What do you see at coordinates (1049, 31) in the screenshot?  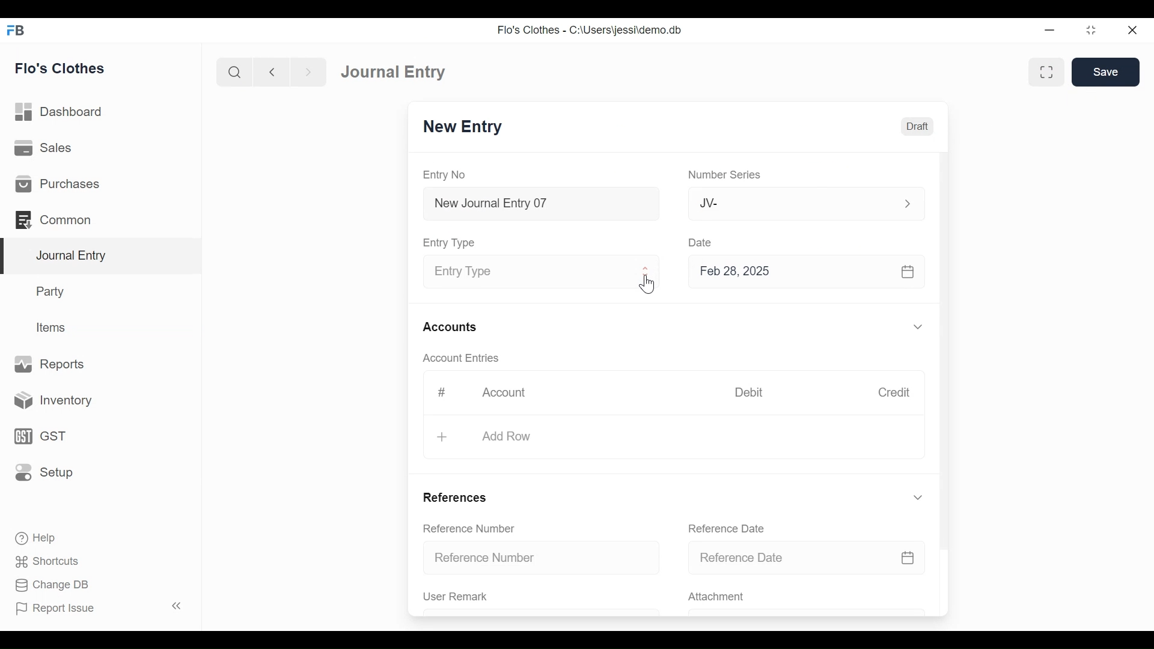 I see `minimize` at bounding box center [1049, 31].